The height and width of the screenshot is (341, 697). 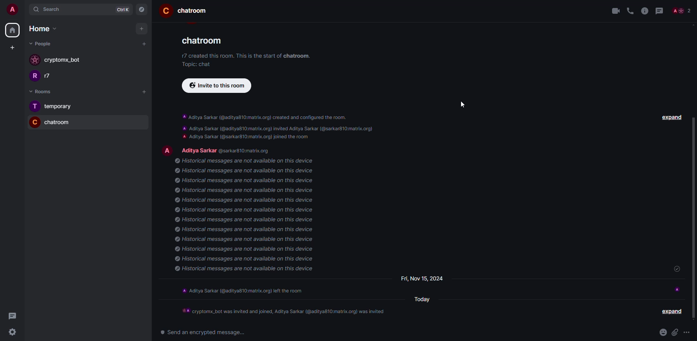 I want to click on info, so click(x=646, y=11).